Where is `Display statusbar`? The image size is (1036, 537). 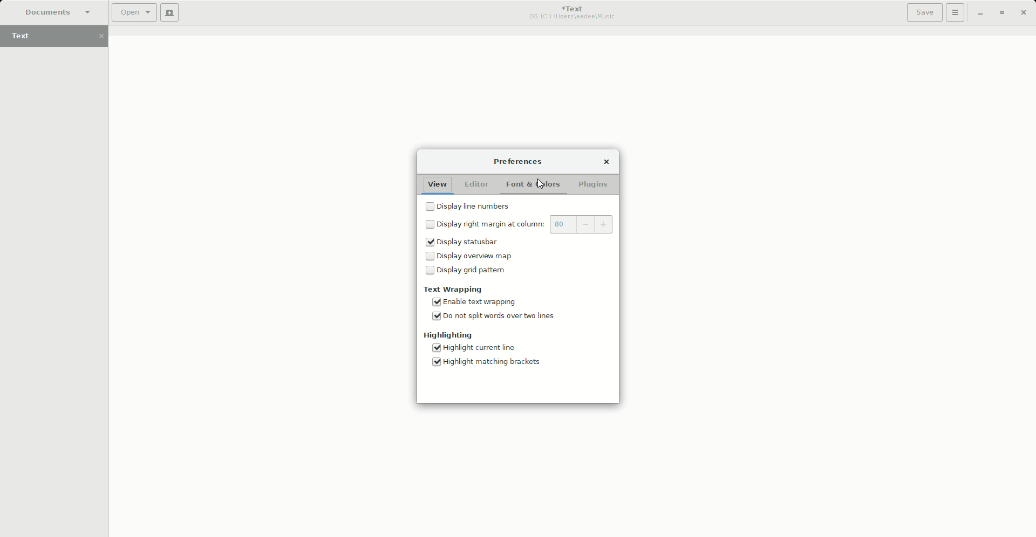 Display statusbar is located at coordinates (464, 240).